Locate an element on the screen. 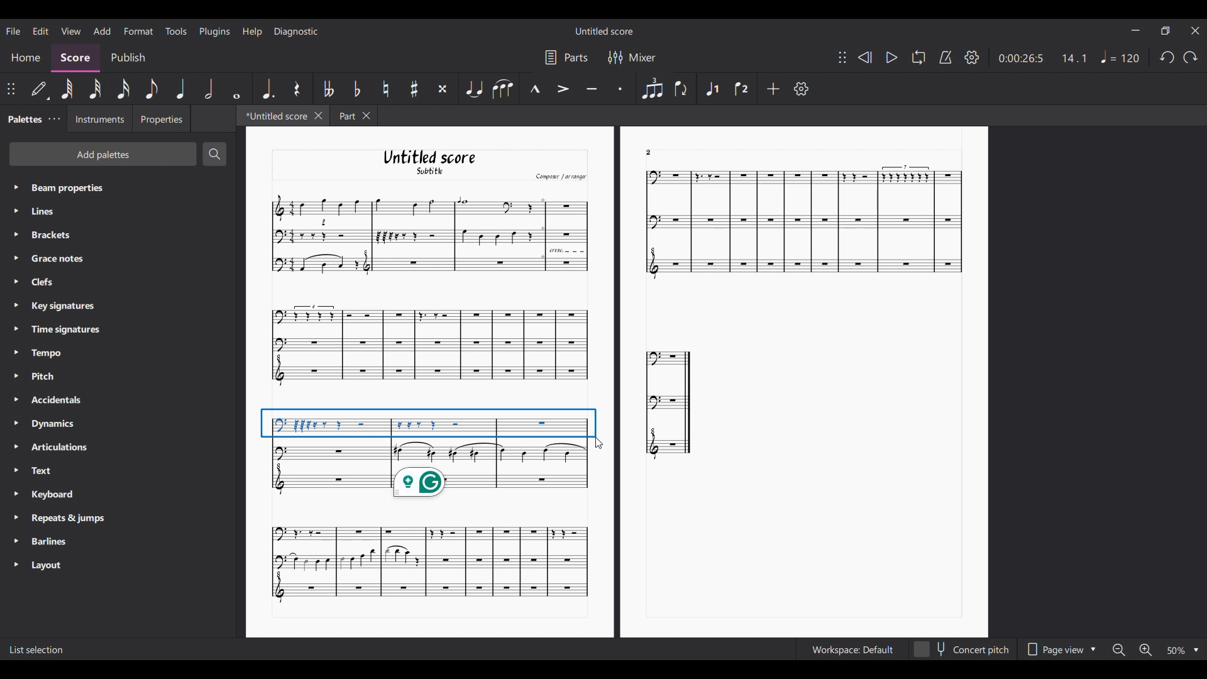  Toggle double flat is located at coordinates (329, 89).